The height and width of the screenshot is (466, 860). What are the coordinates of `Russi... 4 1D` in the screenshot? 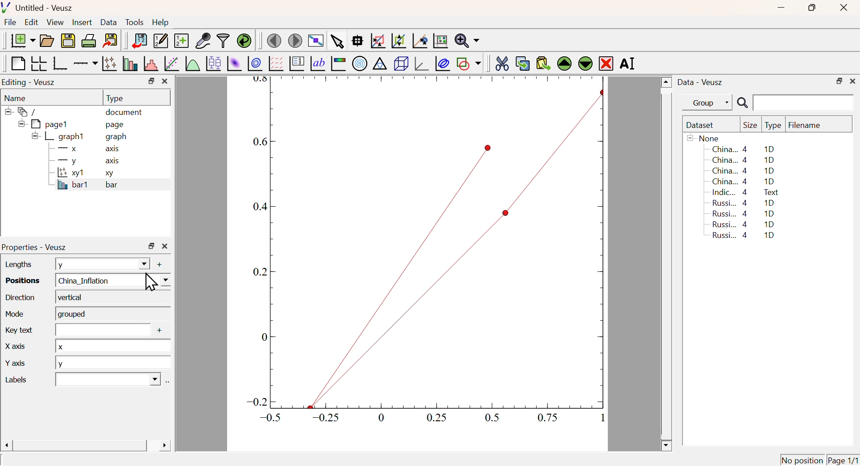 It's located at (742, 224).